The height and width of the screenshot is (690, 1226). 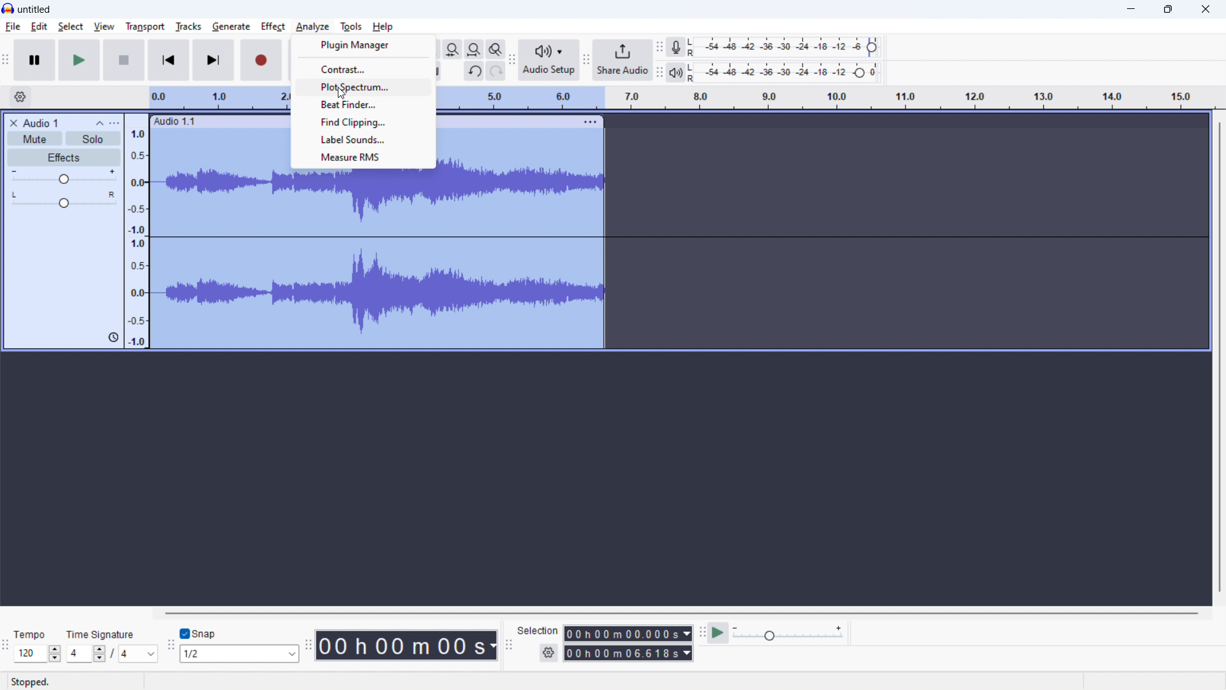 What do you see at coordinates (351, 26) in the screenshot?
I see `tools` at bounding box center [351, 26].